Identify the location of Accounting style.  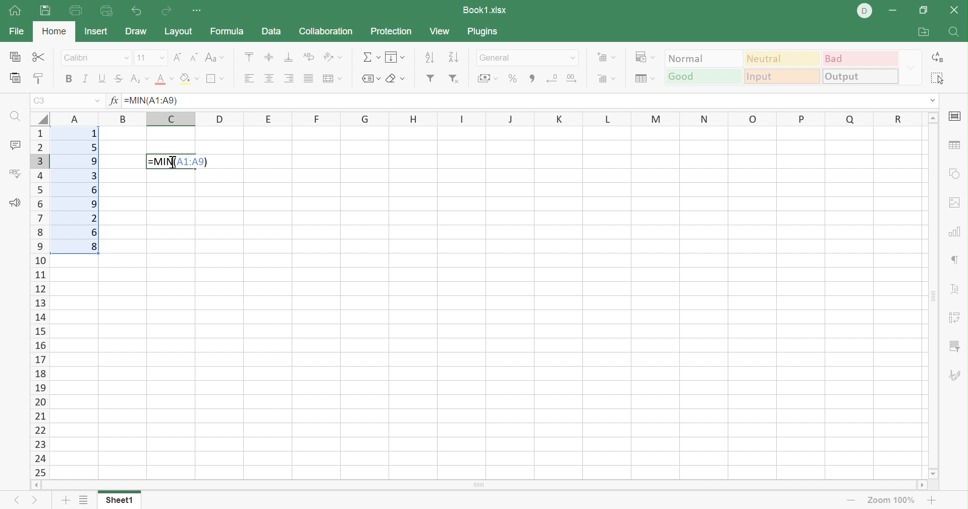
(488, 77).